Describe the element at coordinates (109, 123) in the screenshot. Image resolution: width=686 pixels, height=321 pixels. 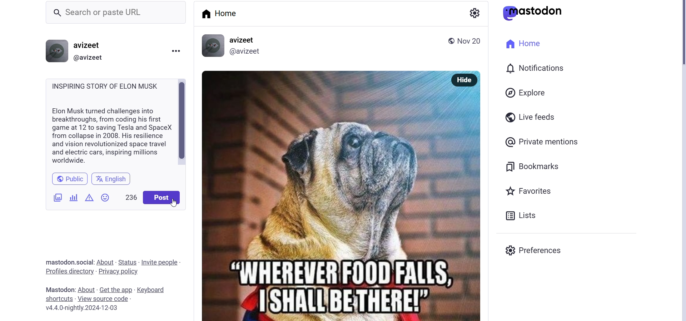
I see `inspiring story added` at that location.